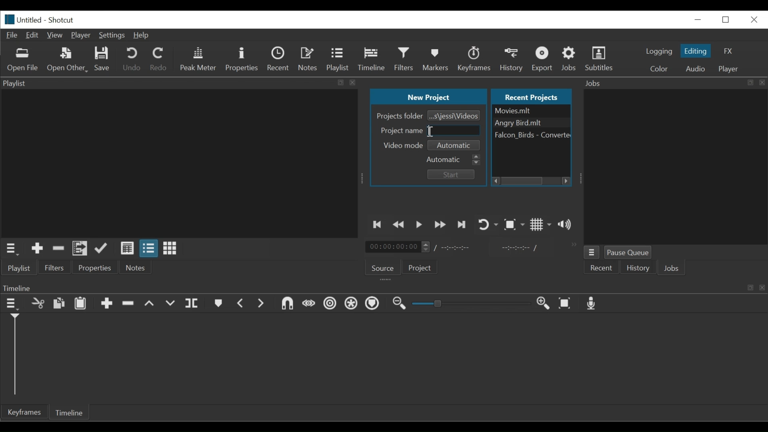 This screenshot has width=768, height=432. Describe the element at coordinates (112, 36) in the screenshot. I see `Settings` at that location.